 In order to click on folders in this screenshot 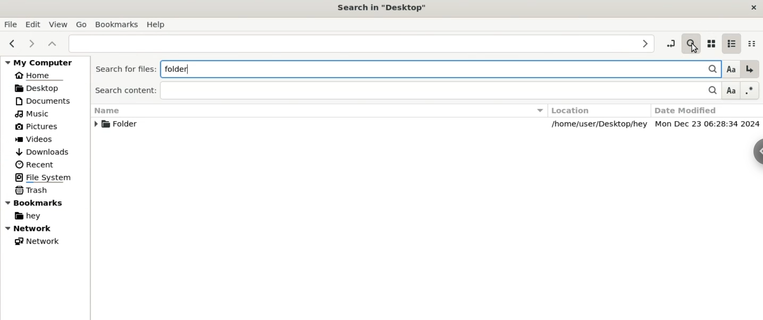, I will do `click(423, 68)`.